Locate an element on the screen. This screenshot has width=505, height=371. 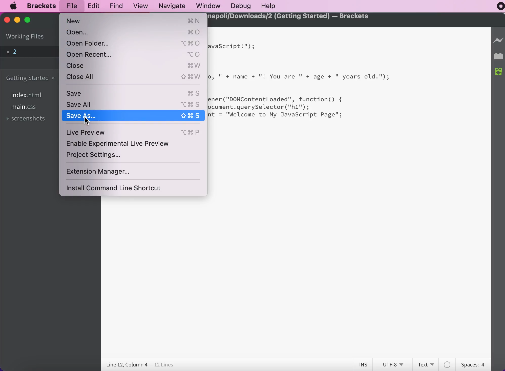
extension manager is located at coordinates (498, 57).